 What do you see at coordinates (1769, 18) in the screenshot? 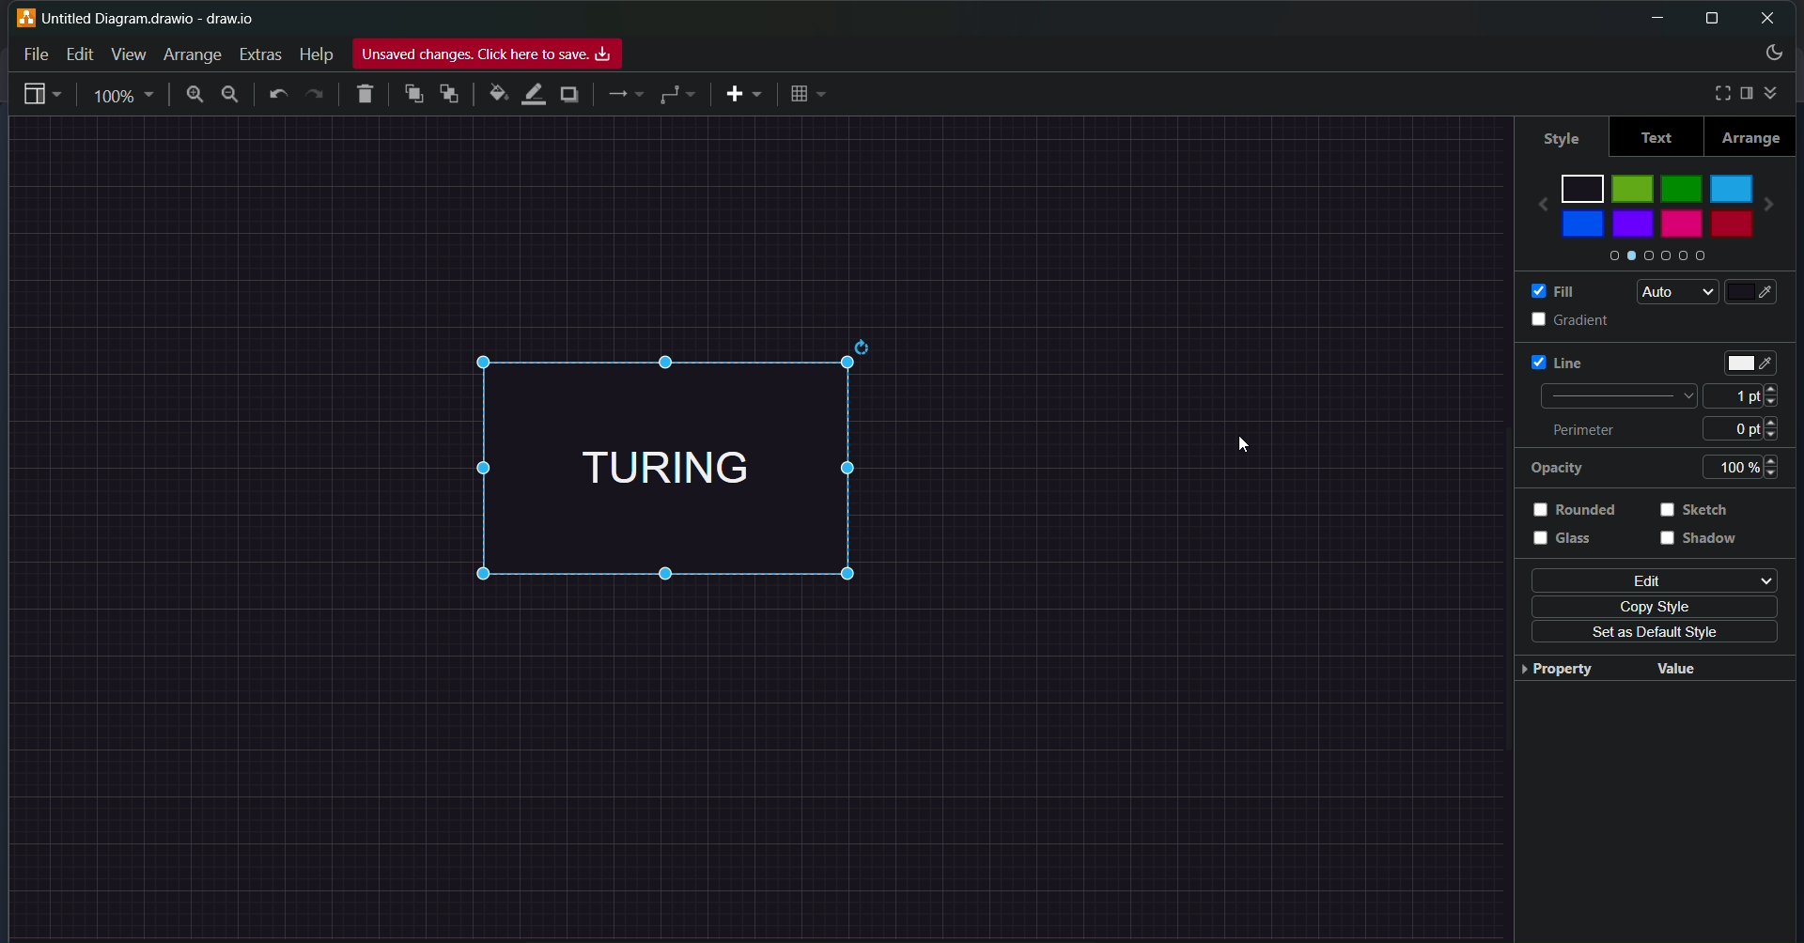
I see `close` at bounding box center [1769, 18].